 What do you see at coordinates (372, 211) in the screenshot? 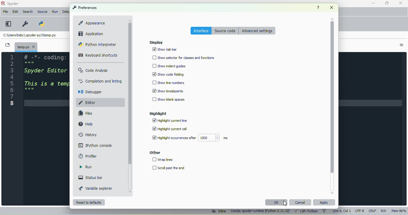
I see `CRLF` at bounding box center [372, 211].